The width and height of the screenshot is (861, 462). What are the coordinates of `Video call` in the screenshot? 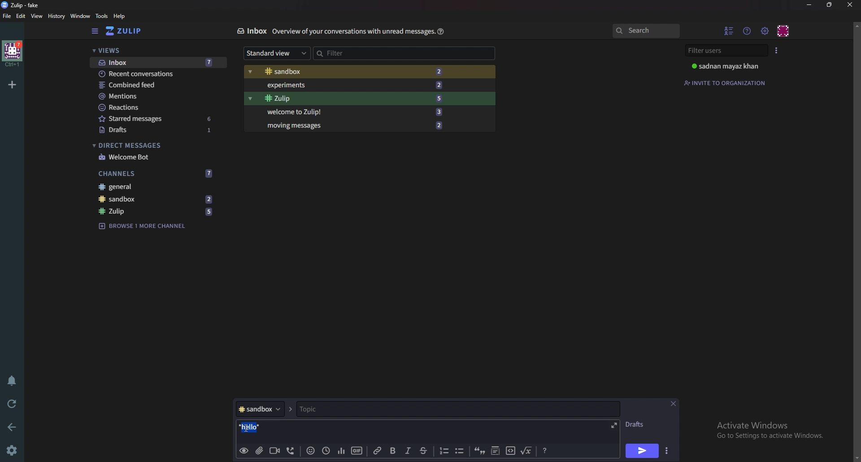 It's located at (276, 450).